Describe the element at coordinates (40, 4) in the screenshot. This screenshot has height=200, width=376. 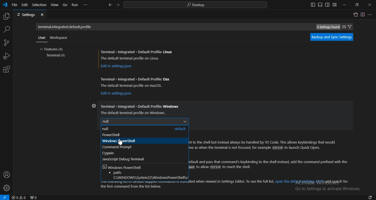
I see `selection` at that location.